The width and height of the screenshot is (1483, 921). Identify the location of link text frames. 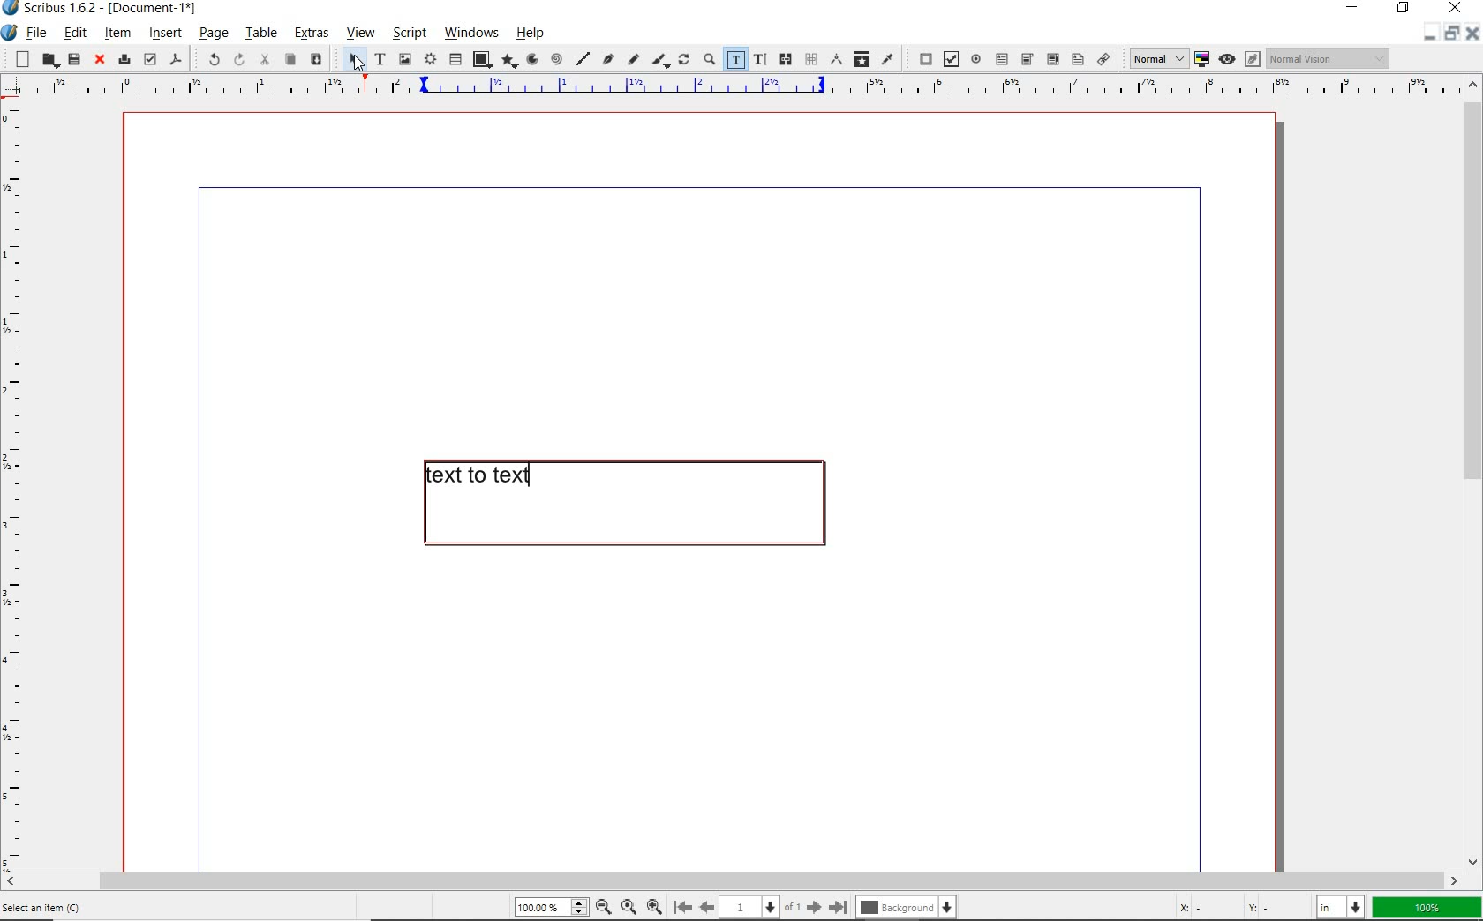
(783, 59).